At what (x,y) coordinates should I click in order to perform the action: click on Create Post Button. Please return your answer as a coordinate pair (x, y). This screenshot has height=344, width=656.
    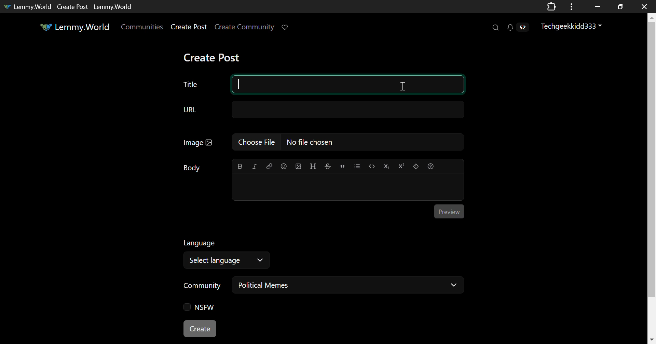
    Looking at the image, I should click on (201, 329).